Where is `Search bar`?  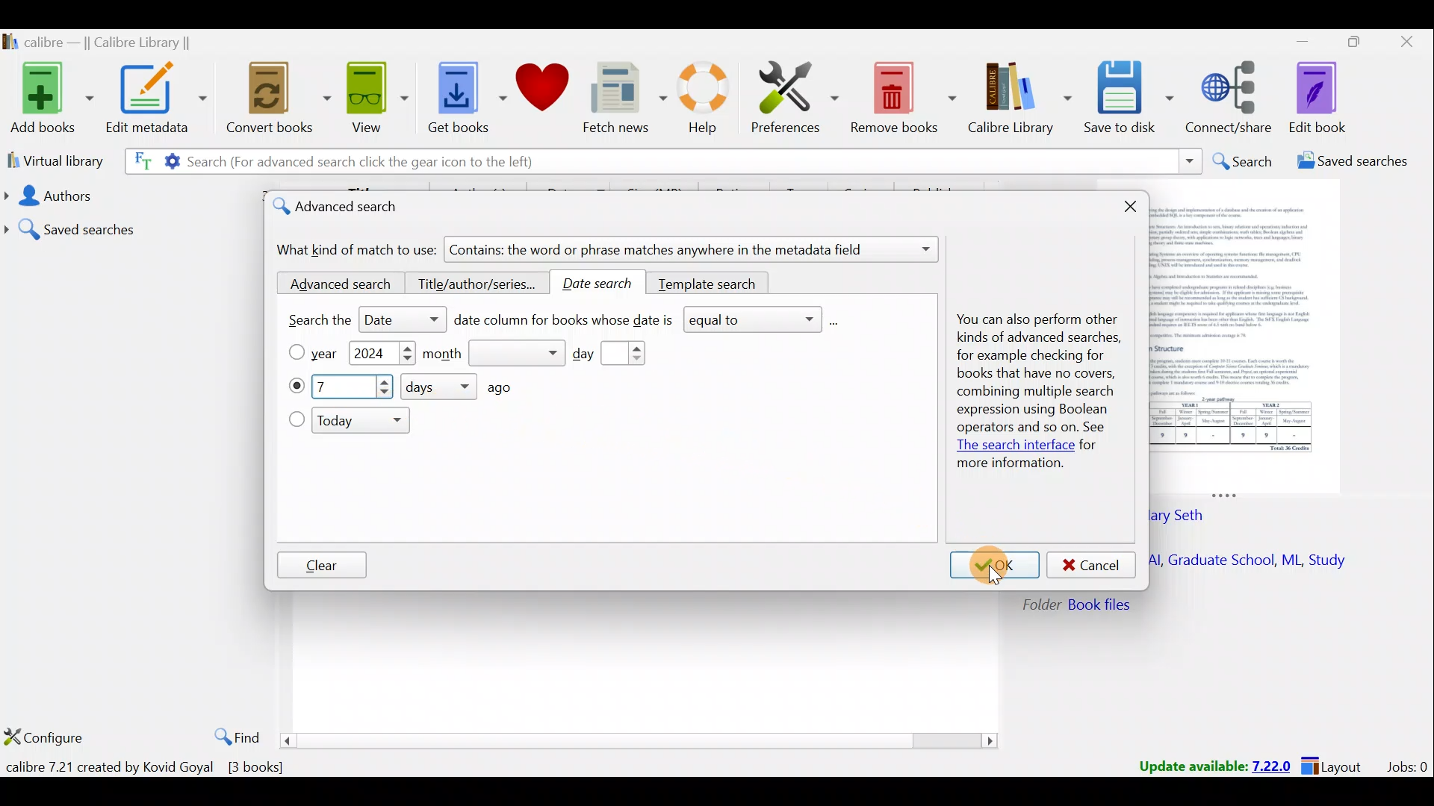 Search bar is located at coordinates (870, 160).